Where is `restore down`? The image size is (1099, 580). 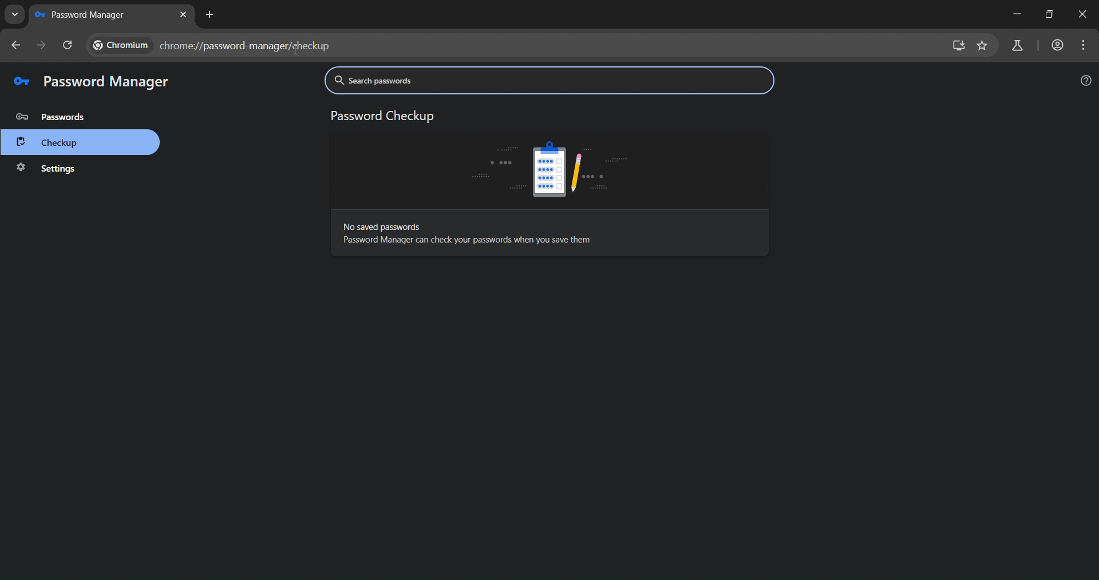
restore down is located at coordinates (1046, 14).